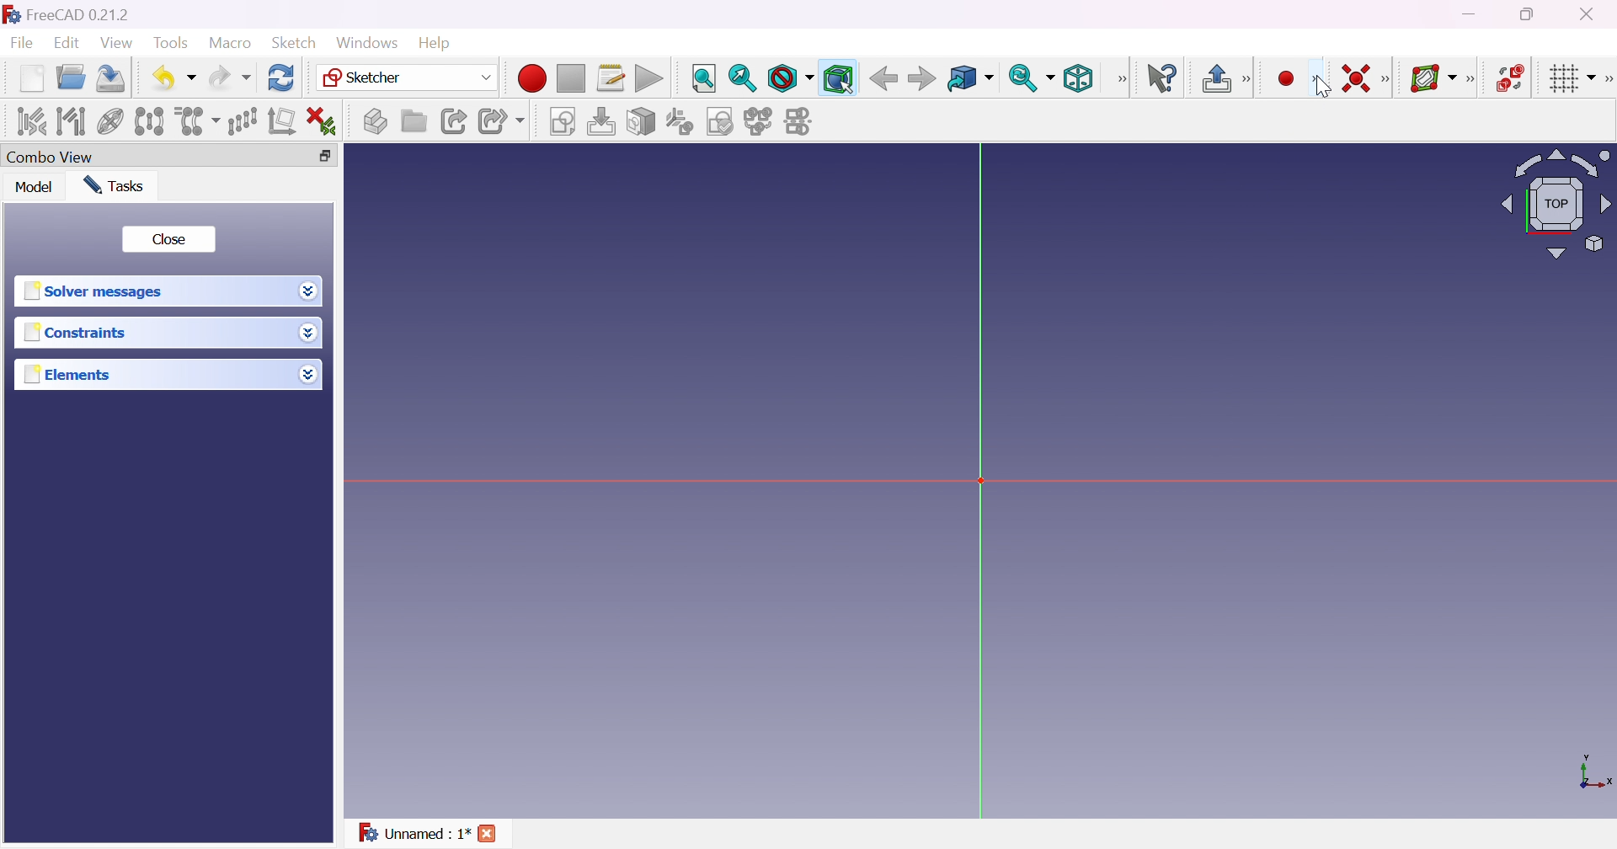 The width and height of the screenshot is (1617, 849). I want to click on Execute macro, so click(649, 79).